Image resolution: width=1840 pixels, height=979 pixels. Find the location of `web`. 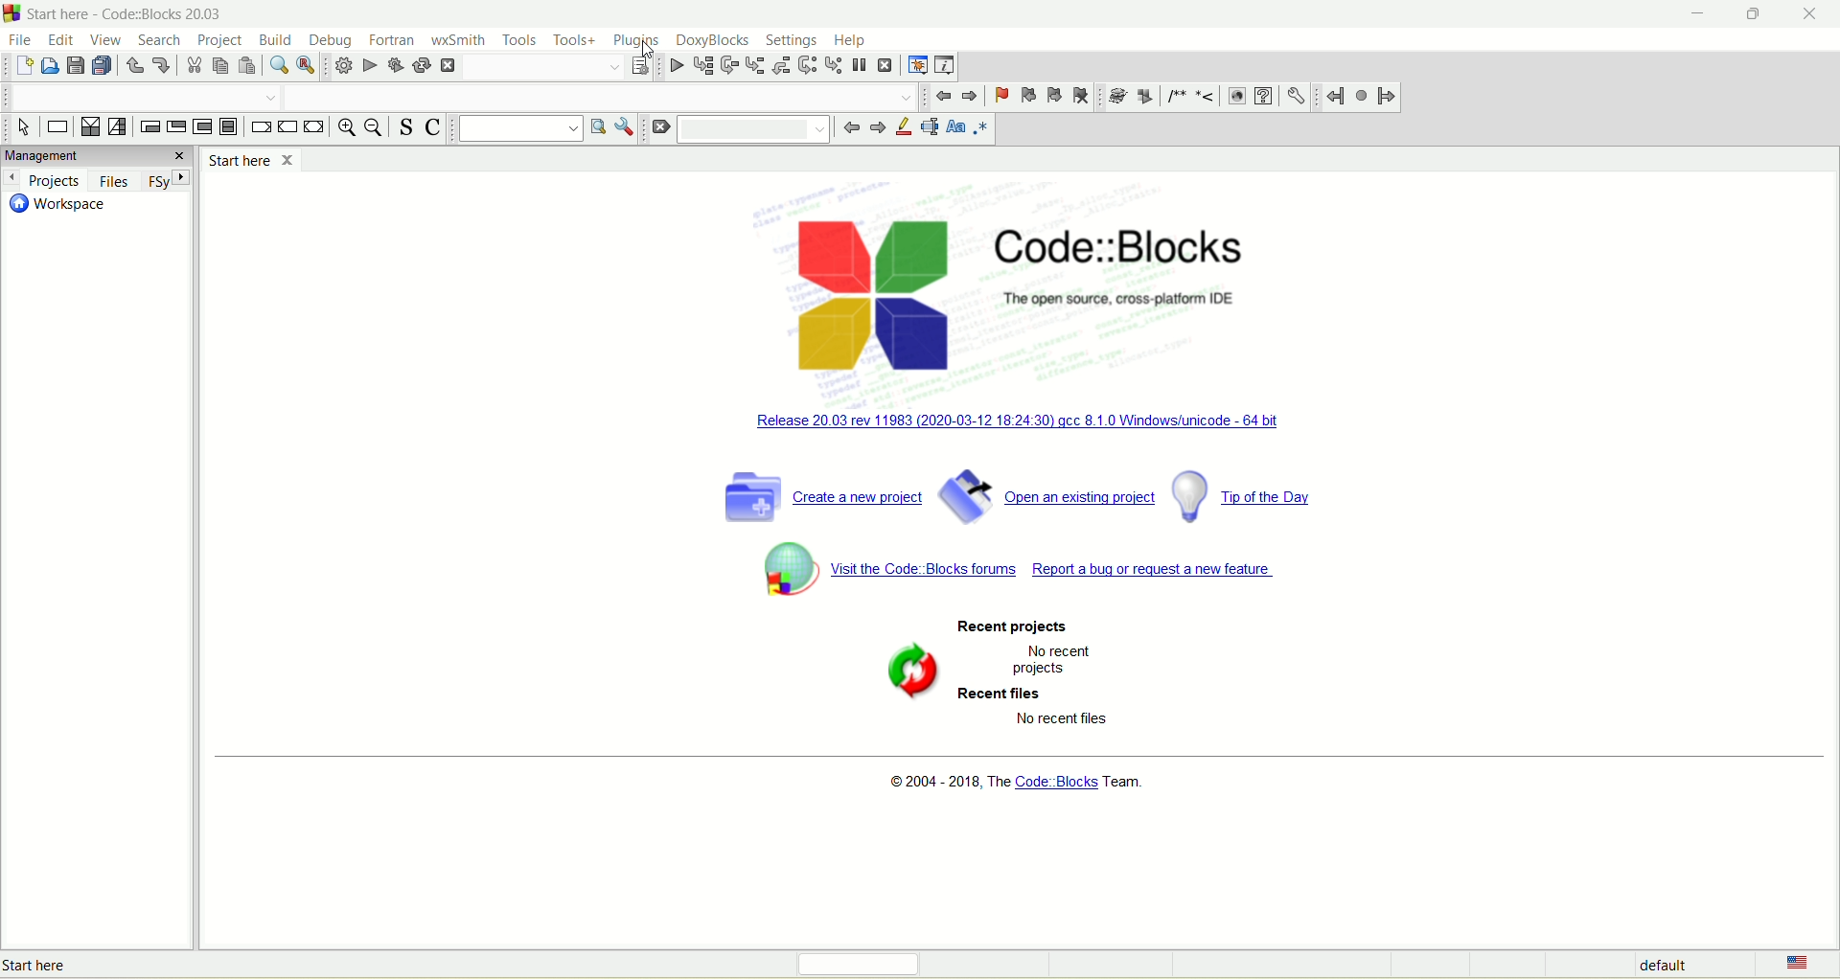

web is located at coordinates (1236, 97).